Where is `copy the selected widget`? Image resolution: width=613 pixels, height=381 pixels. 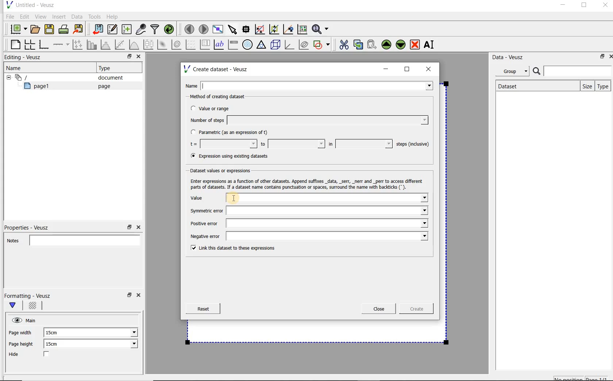
copy the selected widget is located at coordinates (359, 44).